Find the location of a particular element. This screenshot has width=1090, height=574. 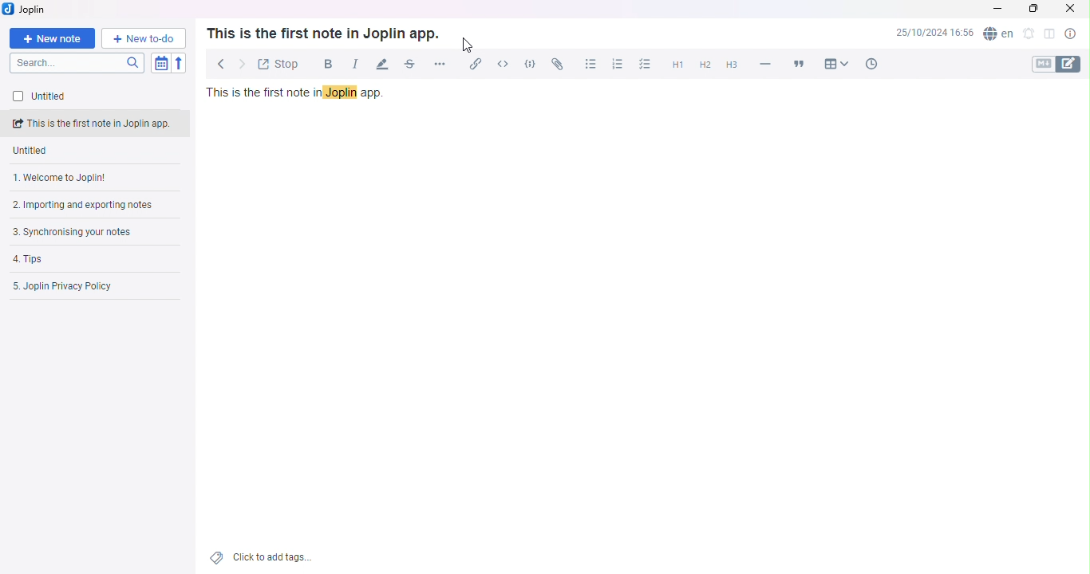

Attach file is located at coordinates (557, 63).